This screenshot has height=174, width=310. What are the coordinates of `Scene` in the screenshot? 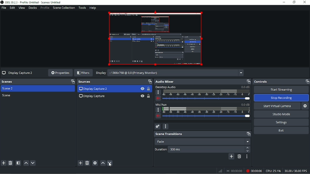 It's located at (8, 96).